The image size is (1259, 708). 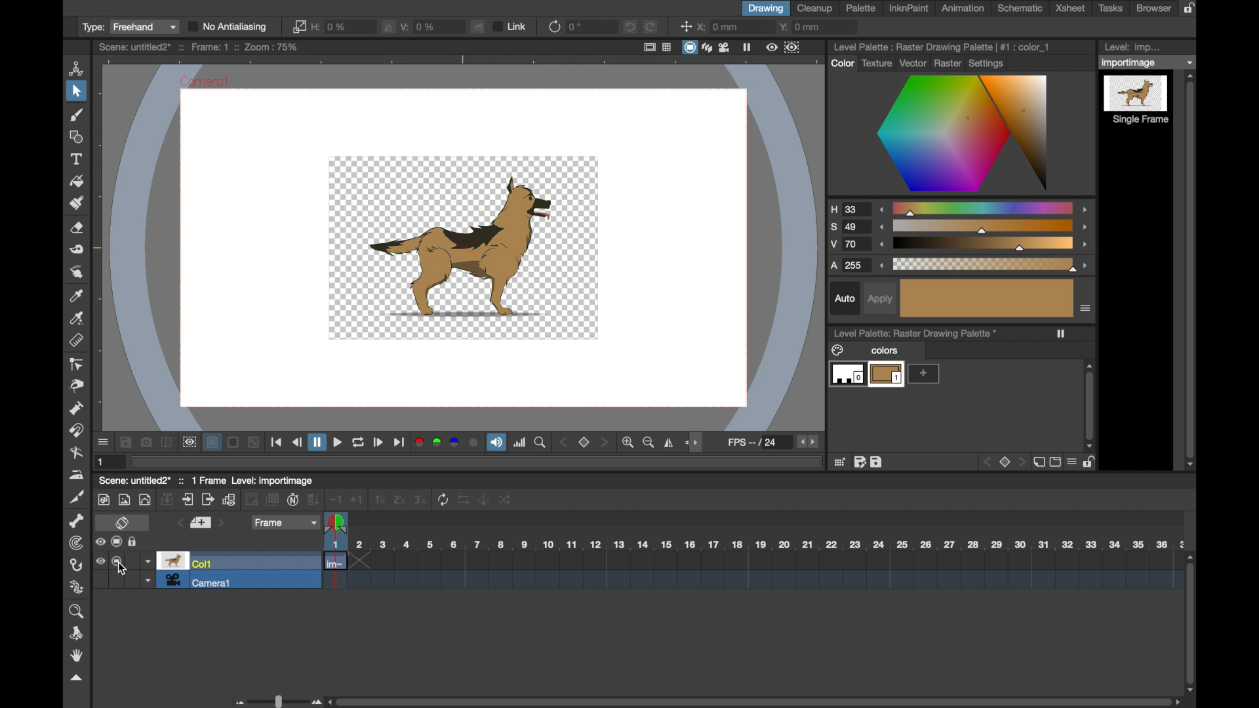 What do you see at coordinates (79, 431) in the screenshot?
I see `magnet tool` at bounding box center [79, 431].